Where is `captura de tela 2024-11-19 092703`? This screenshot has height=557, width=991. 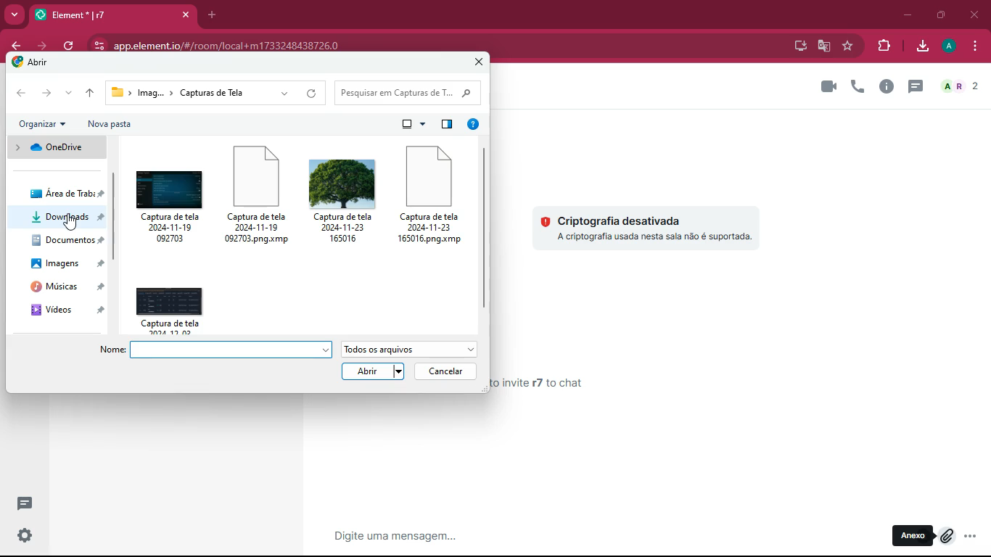 captura de tela 2024-11-19 092703 is located at coordinates (170, 200).